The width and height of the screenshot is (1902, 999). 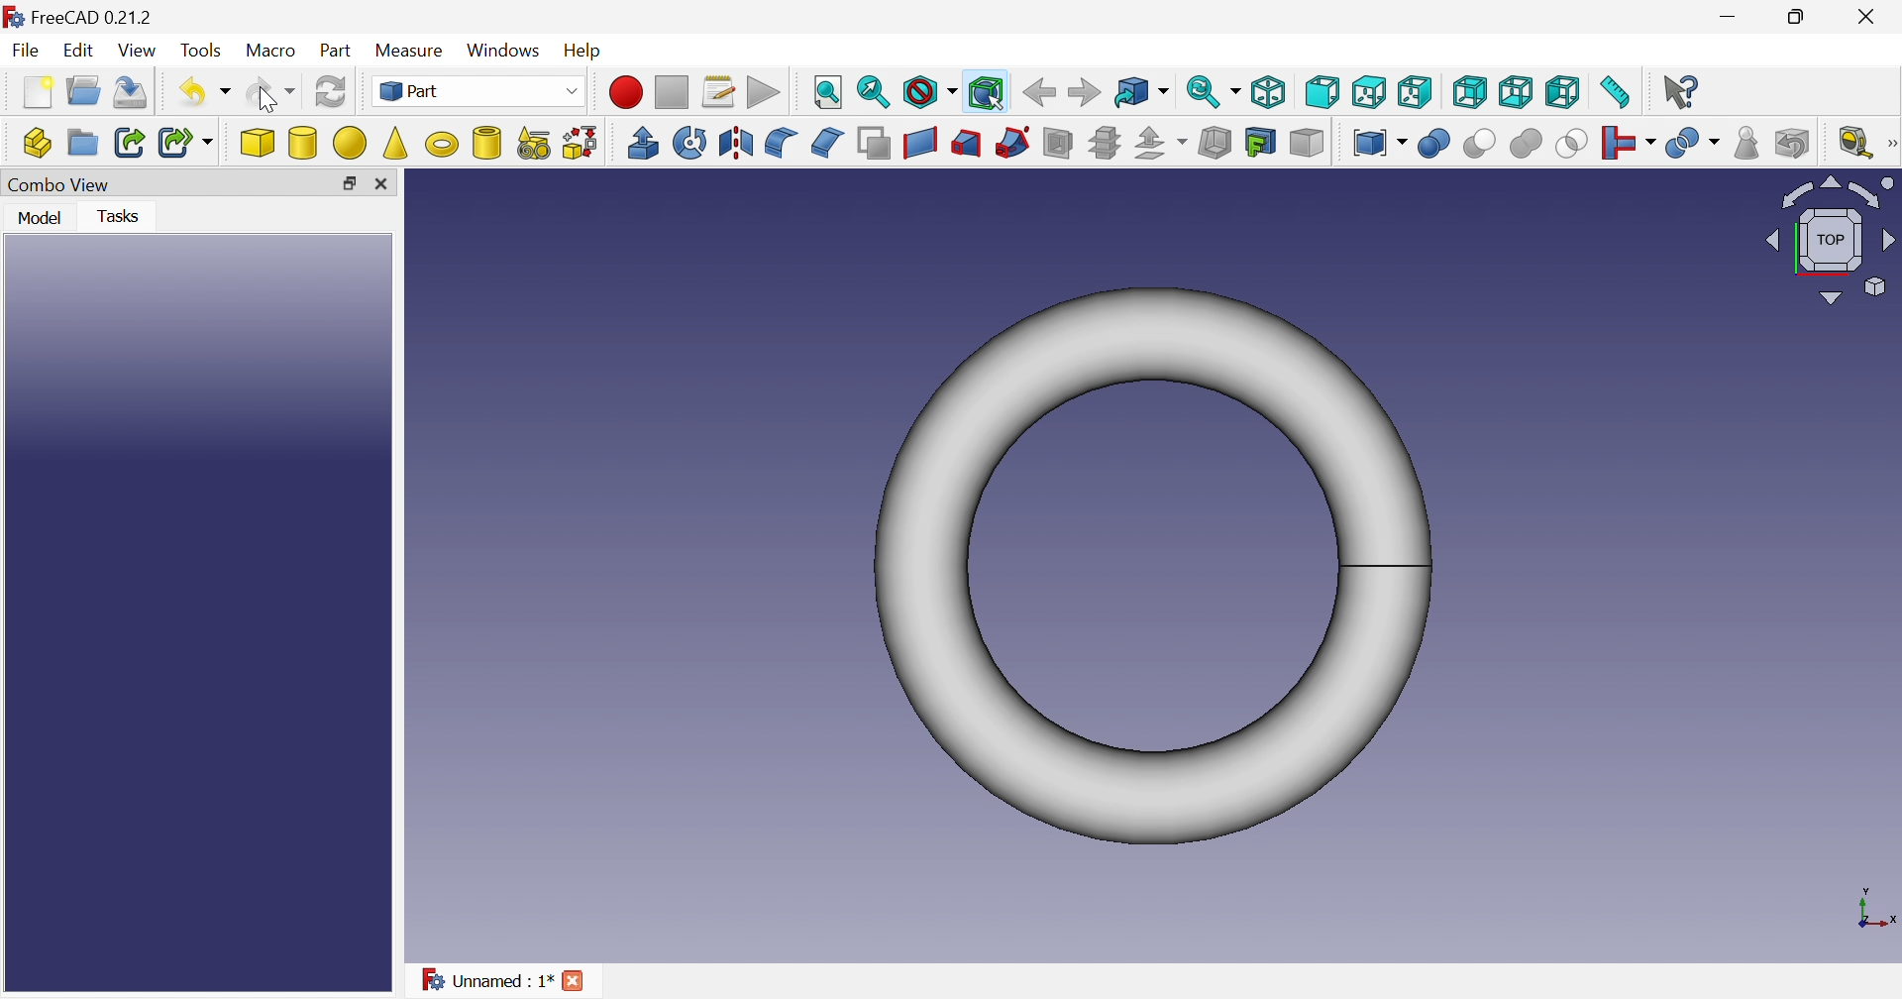 What do you see at coordinates (1322, 92) in the screenshot?
I see `Front` at bounding box center [1322, 92].